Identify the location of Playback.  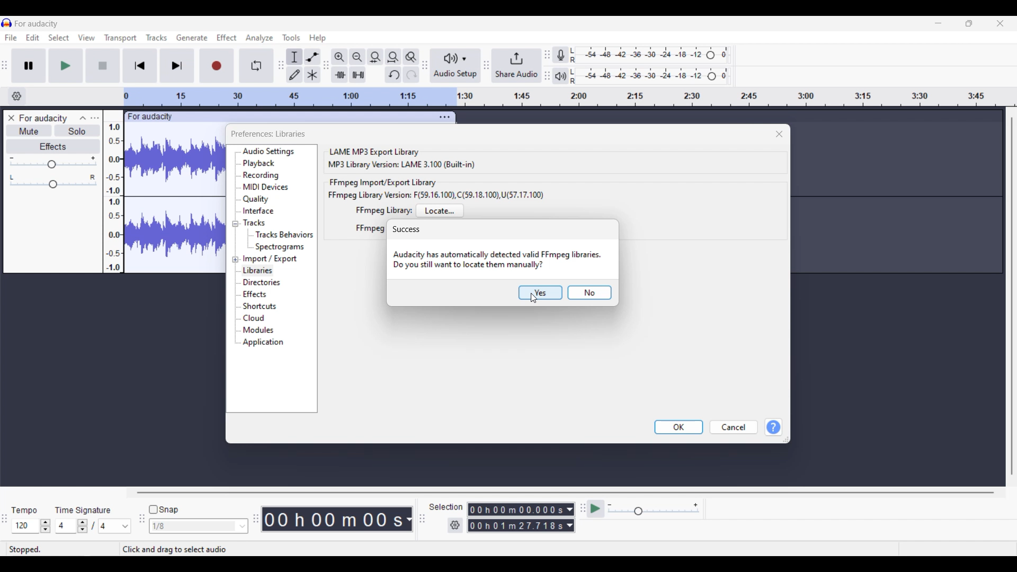
(263, 164).